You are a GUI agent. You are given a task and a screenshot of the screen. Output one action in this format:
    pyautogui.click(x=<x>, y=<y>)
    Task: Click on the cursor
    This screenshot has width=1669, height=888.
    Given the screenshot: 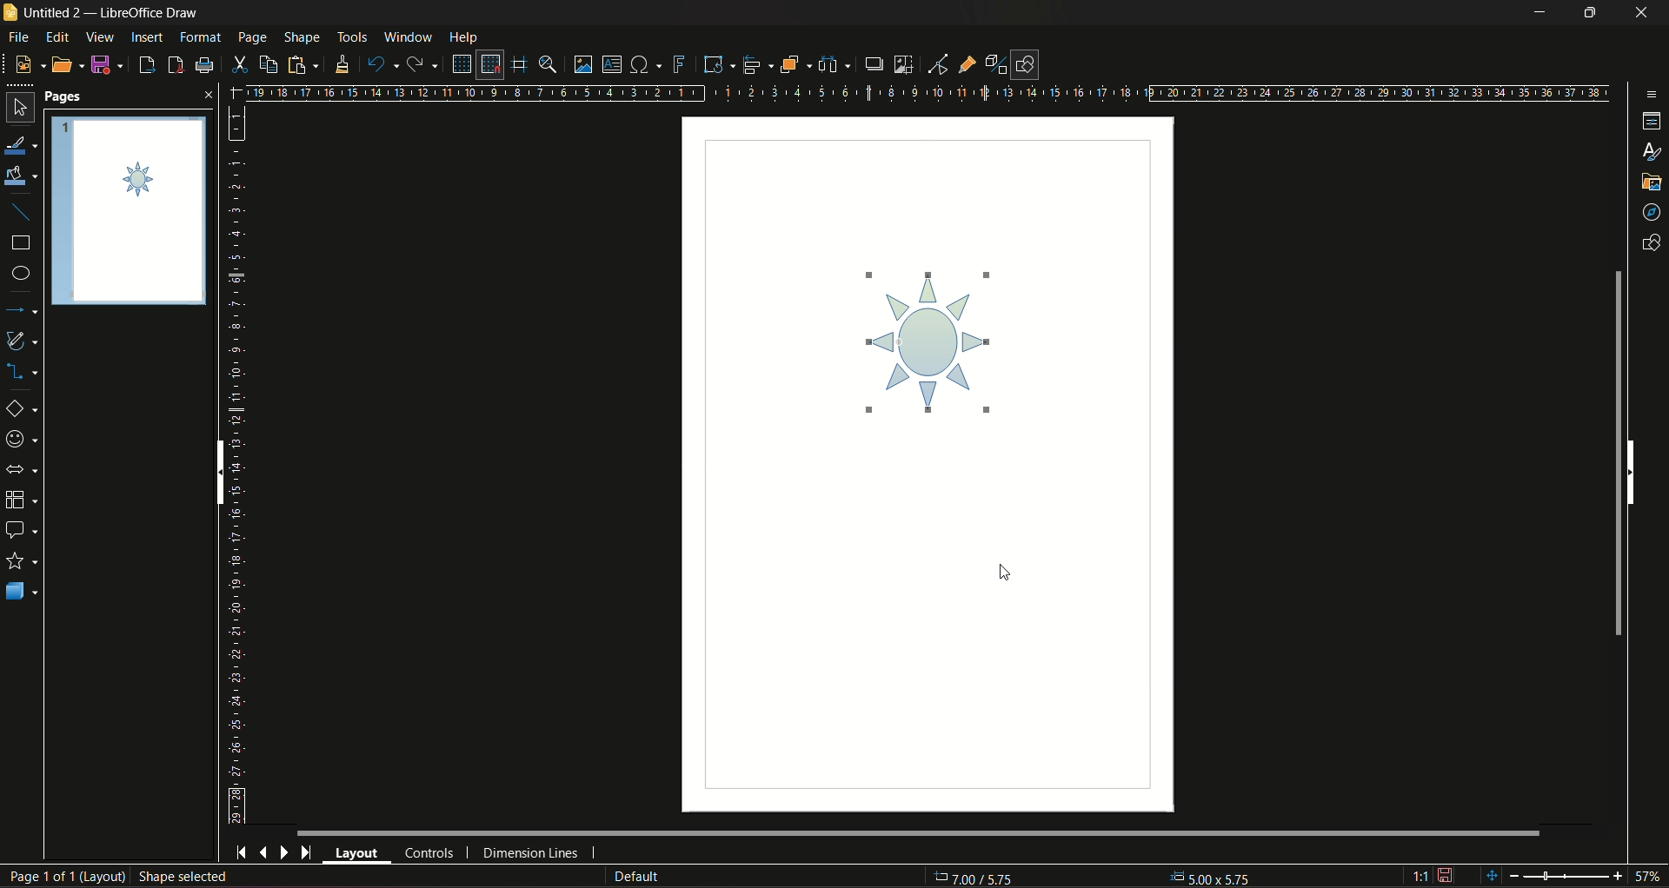 What is the action you would take?
    pyautogui.click(x=999, y=570)
    